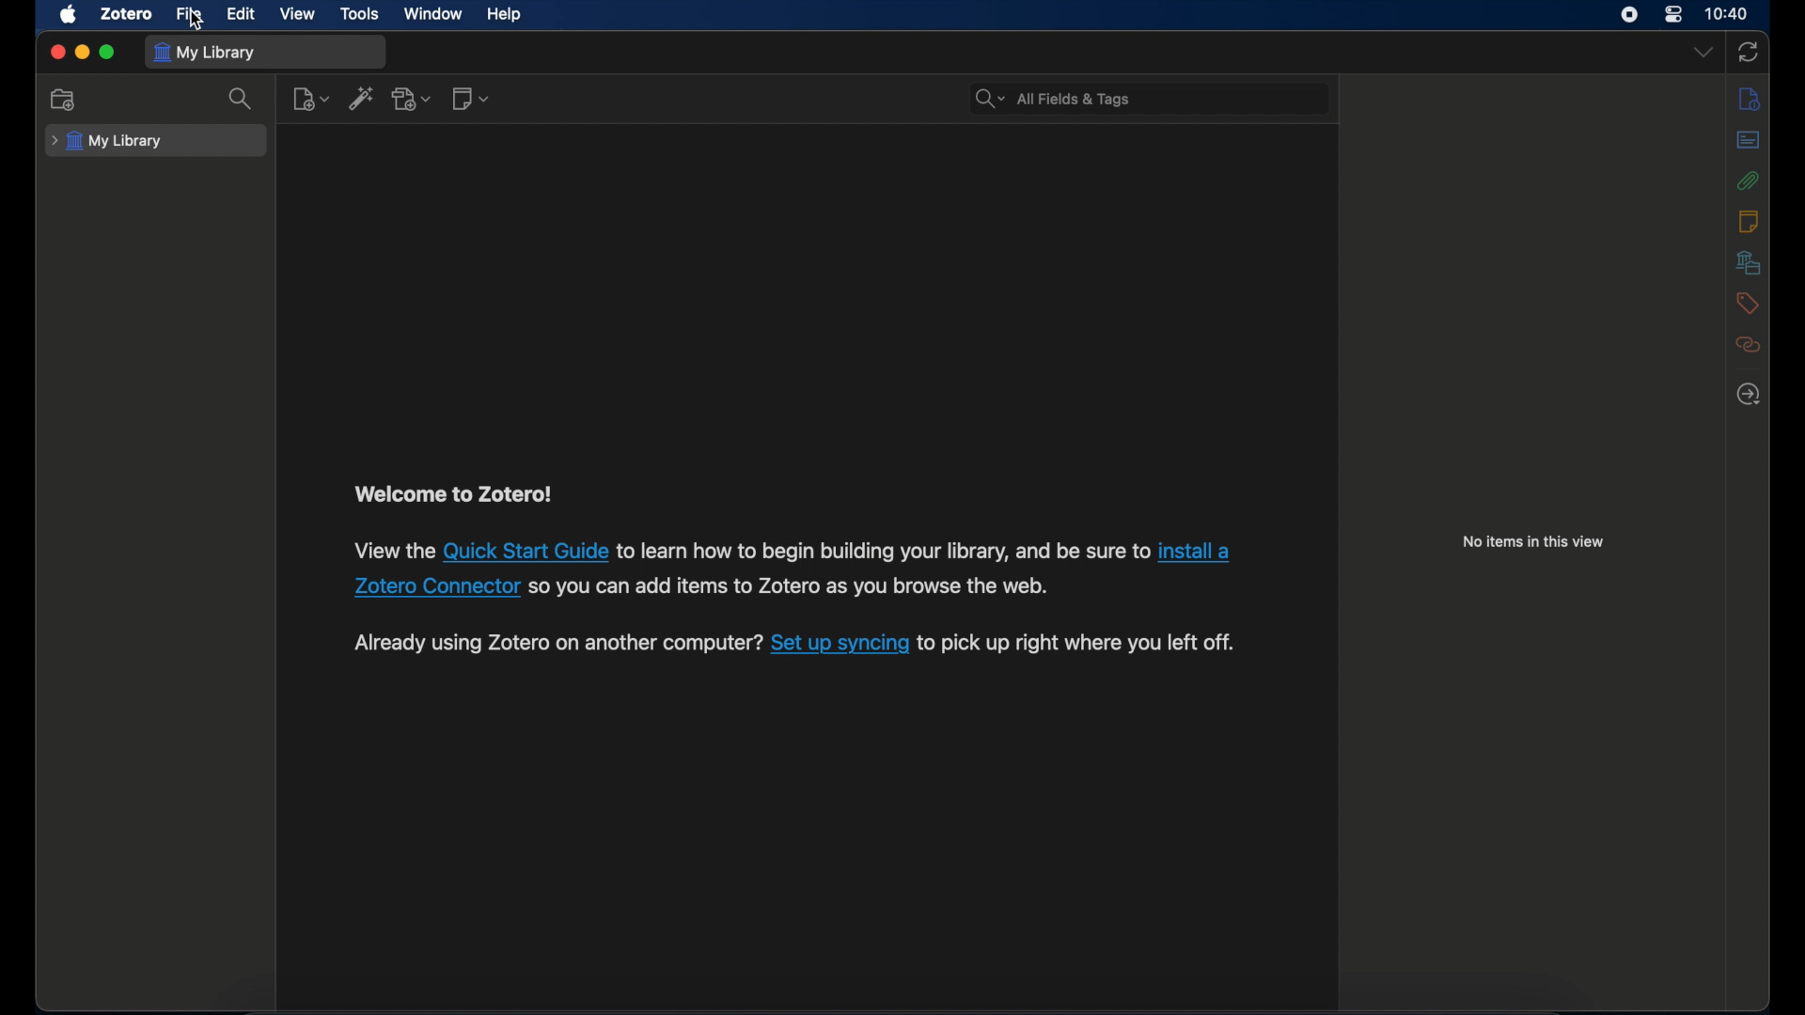  I want to click on minimize, so click(81, 53).